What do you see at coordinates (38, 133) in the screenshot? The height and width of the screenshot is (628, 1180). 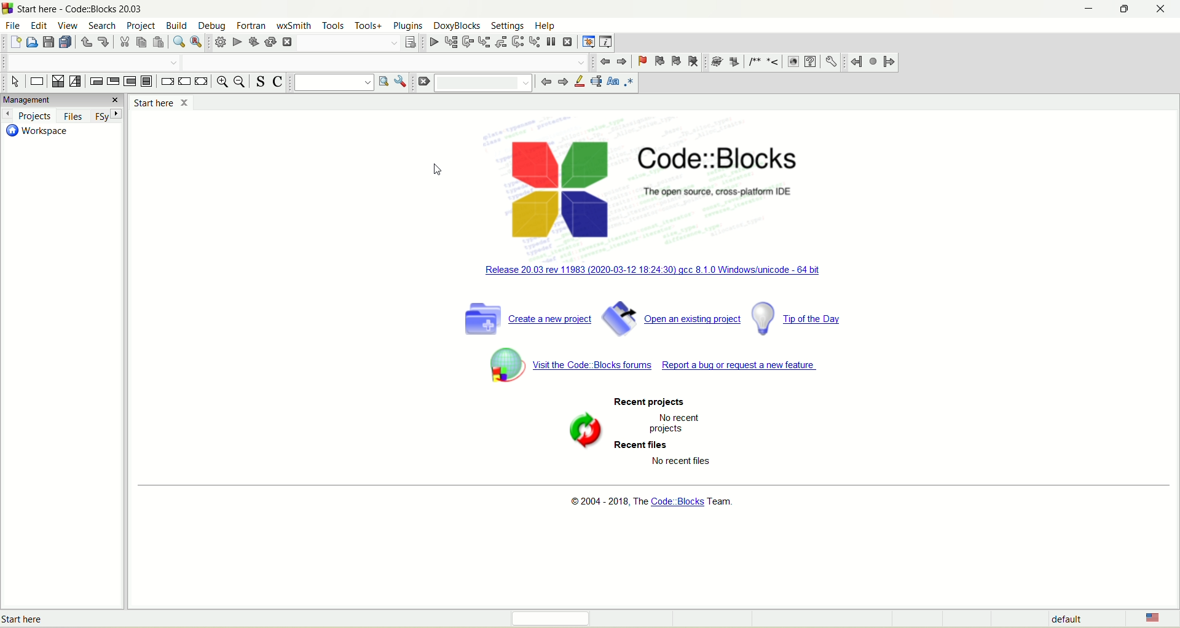 I see `workspace` at bounding box center [38, 133].